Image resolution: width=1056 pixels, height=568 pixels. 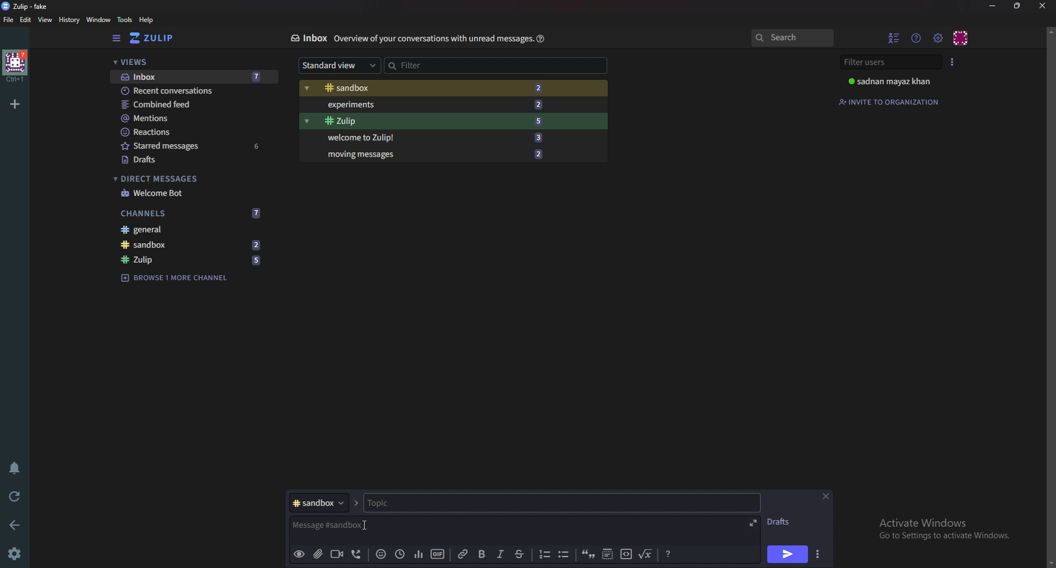 What do you see at coordinates (146, 20) in the screenshot?
I see `help` at bounding box center [146, 20].